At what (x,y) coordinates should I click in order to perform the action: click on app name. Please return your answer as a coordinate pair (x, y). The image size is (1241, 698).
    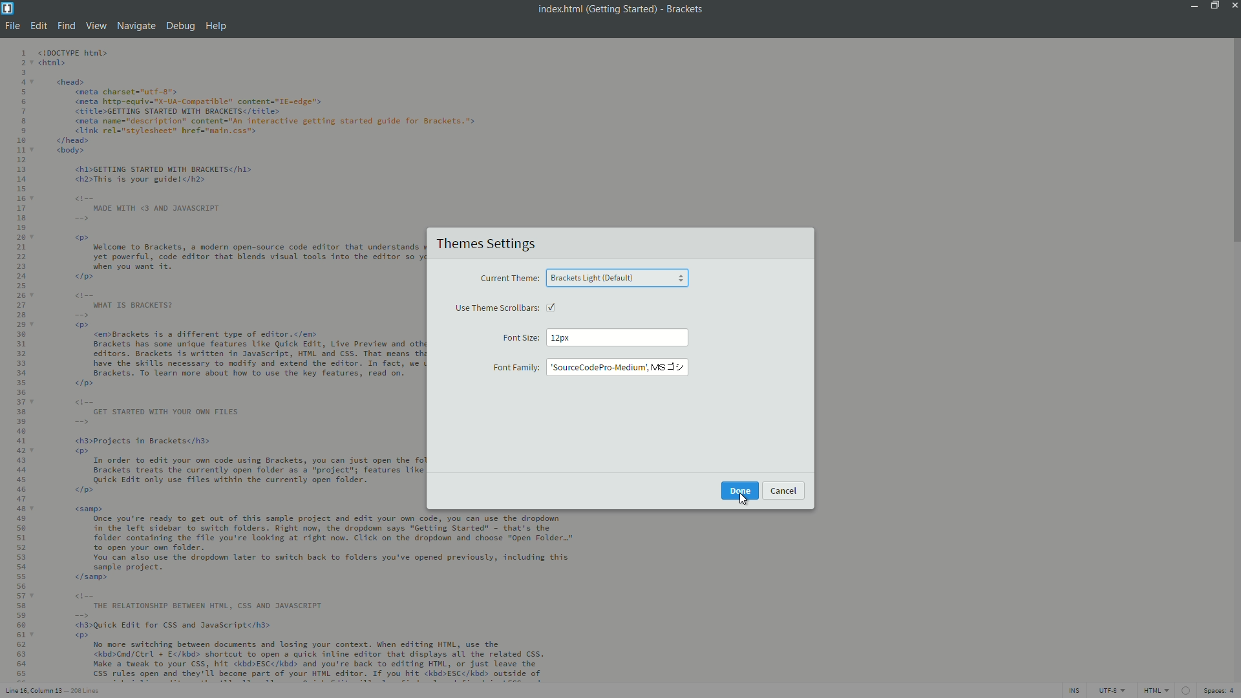
    Looking at the image, I should click on (685, 10).